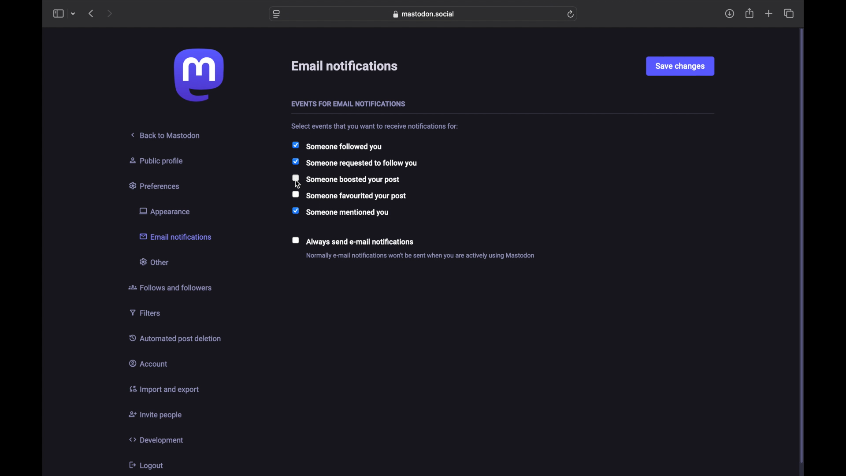  Describe the element at coordinates (111, 13) in the screenshot. I see `next` at that location.